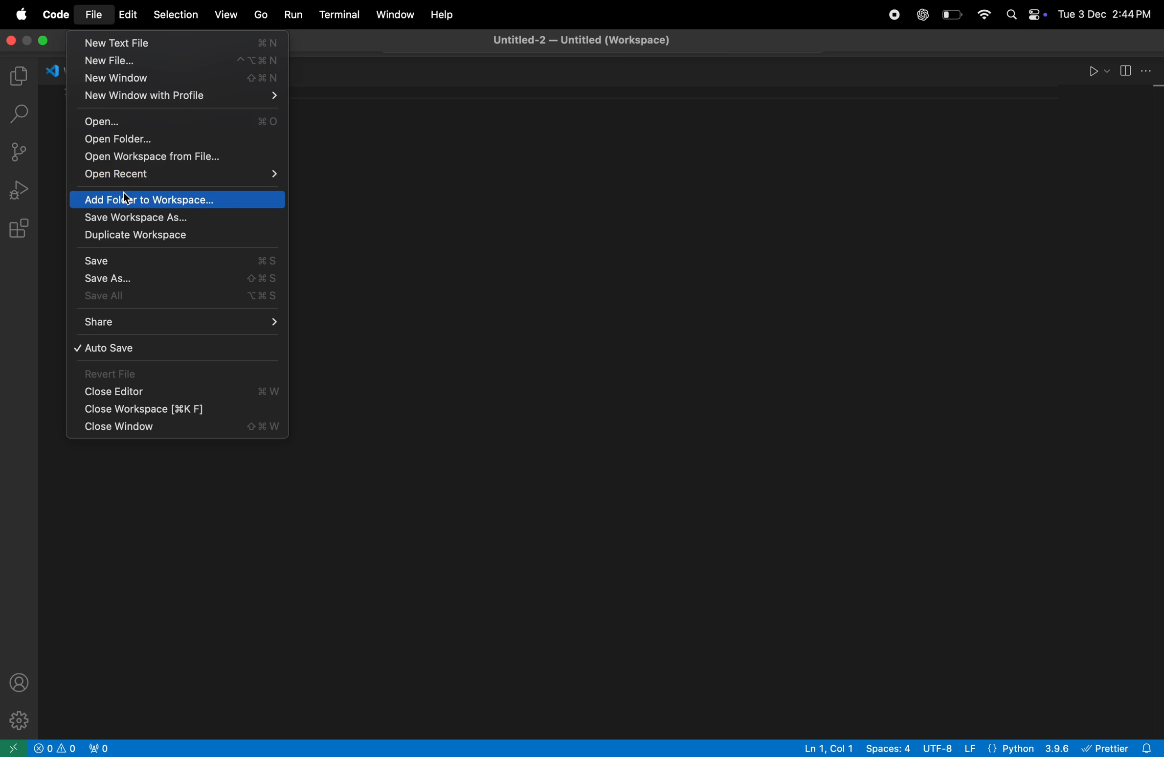 The width and height of the screenshot is (1164, 757). Describe the element at coordinates (12, 748) in the screenshot. I see `open window` at that location.